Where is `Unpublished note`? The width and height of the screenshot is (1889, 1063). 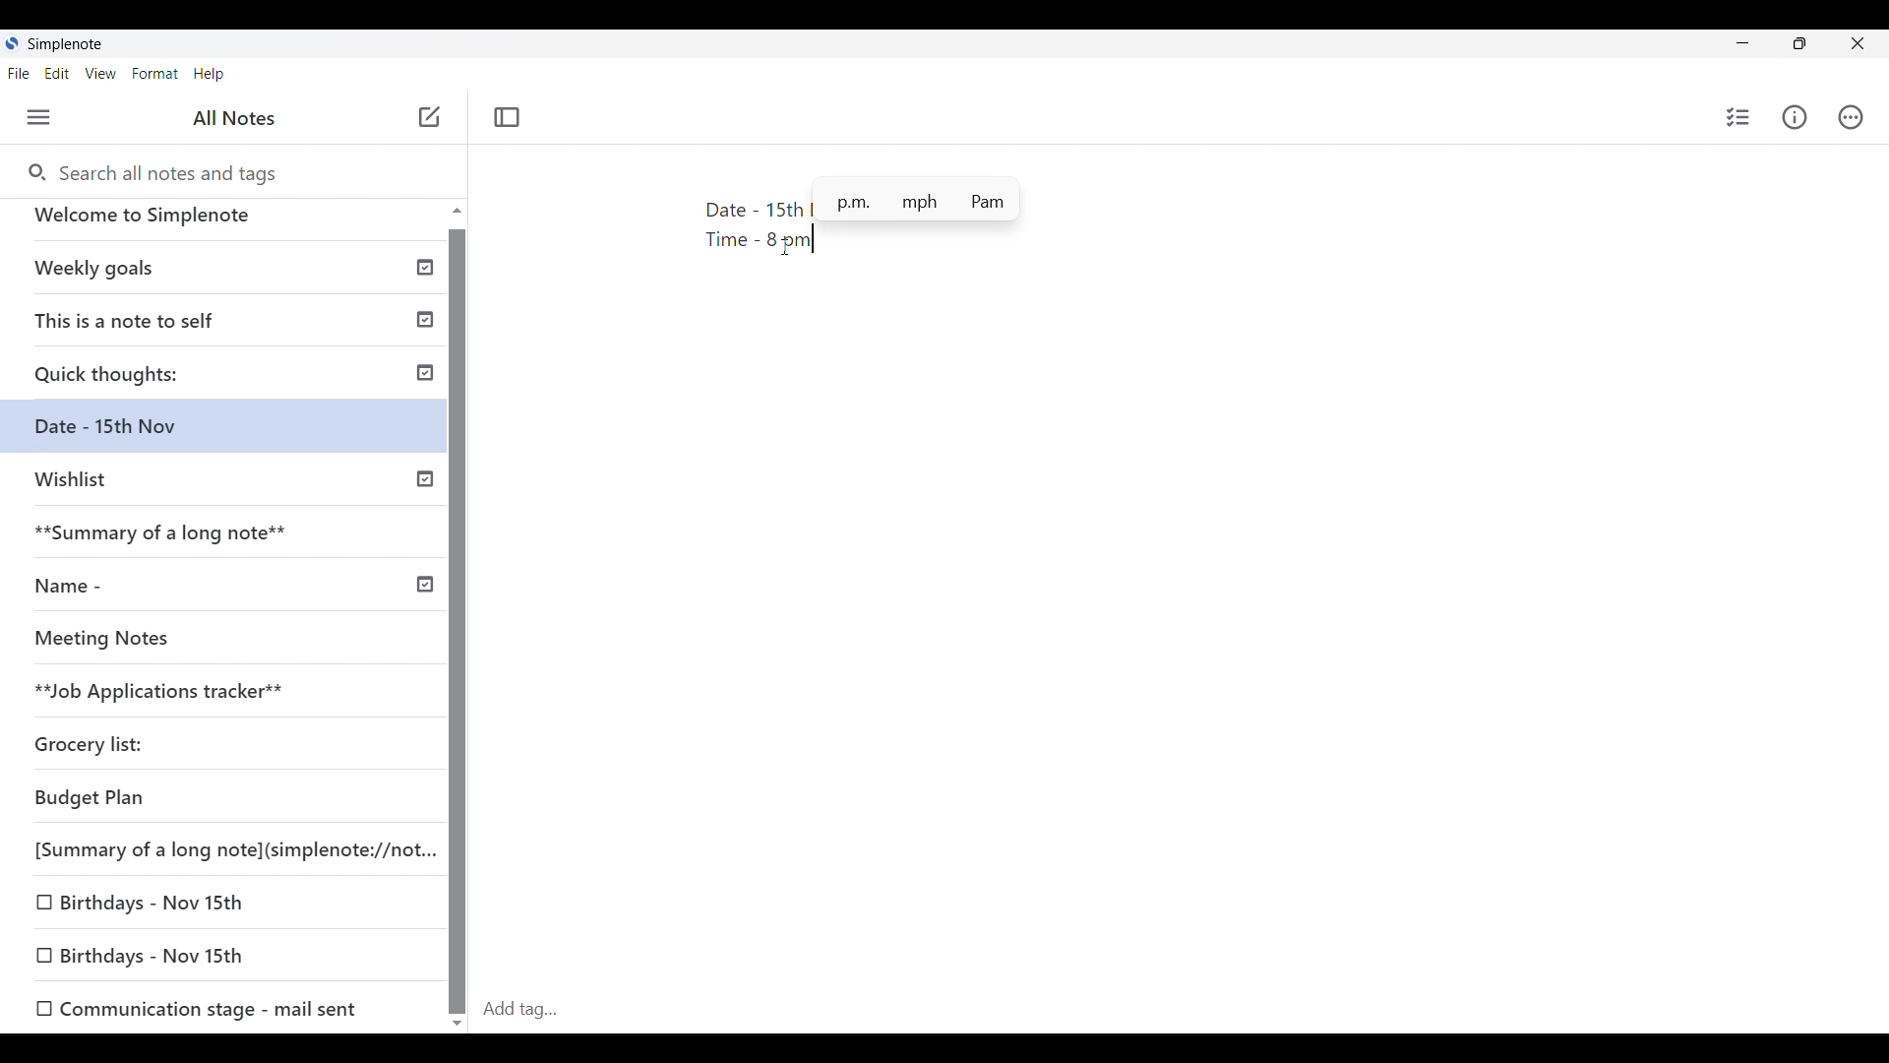 Unpublished note is located at coordinates (229, 488).